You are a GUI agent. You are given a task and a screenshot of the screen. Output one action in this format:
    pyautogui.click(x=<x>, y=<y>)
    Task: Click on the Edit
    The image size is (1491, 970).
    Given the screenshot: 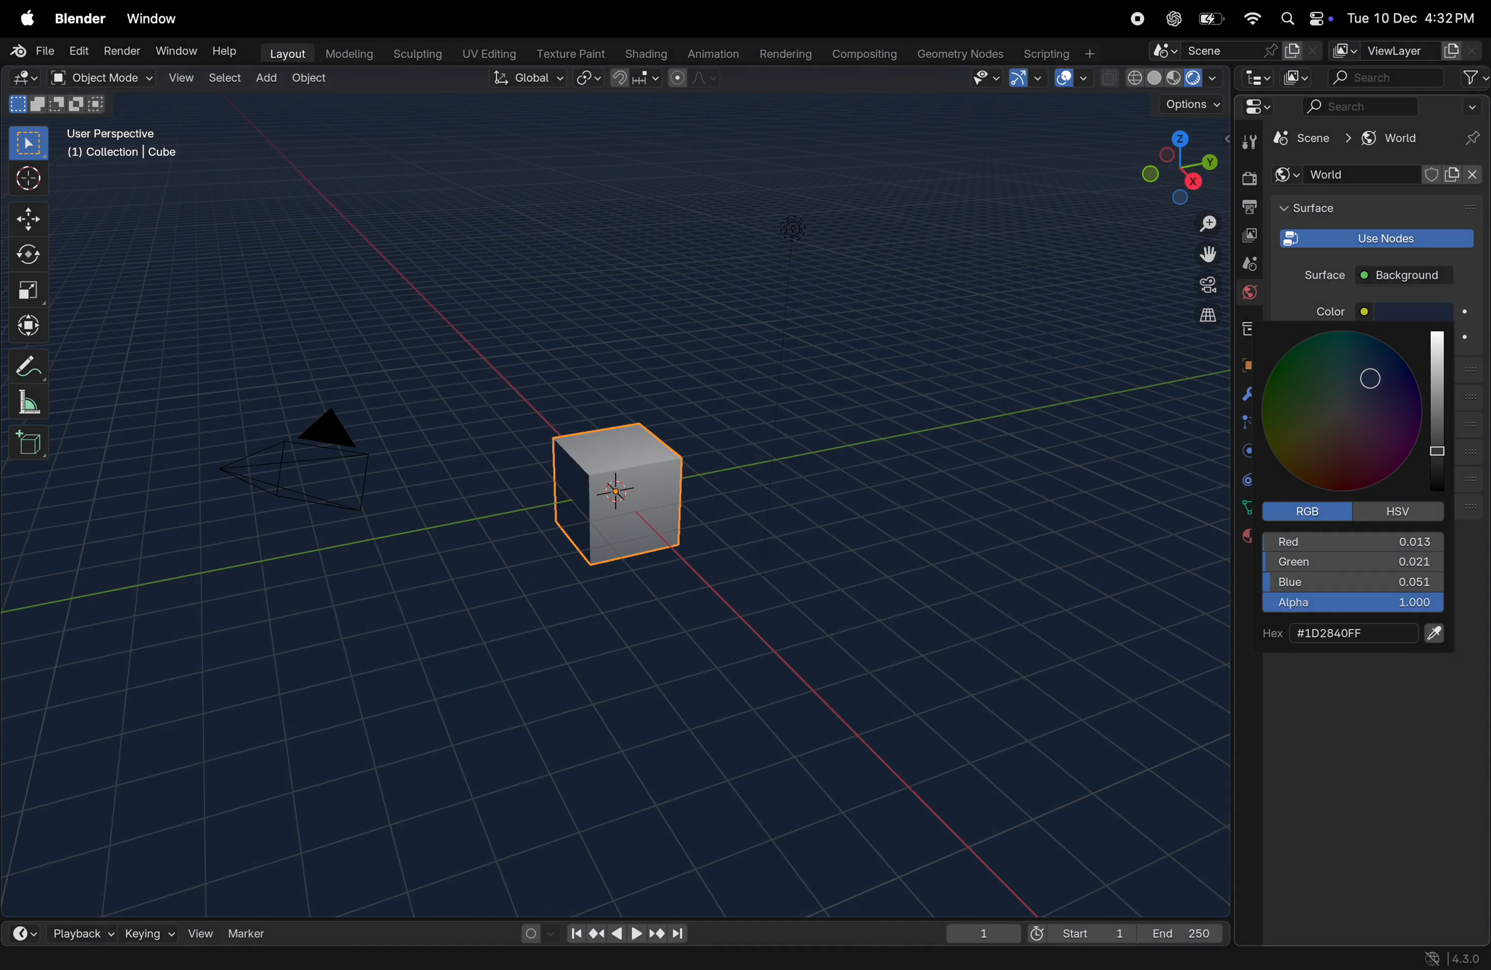 What is the action you would take?
    pyautogui.click(x=80, y=51)
    